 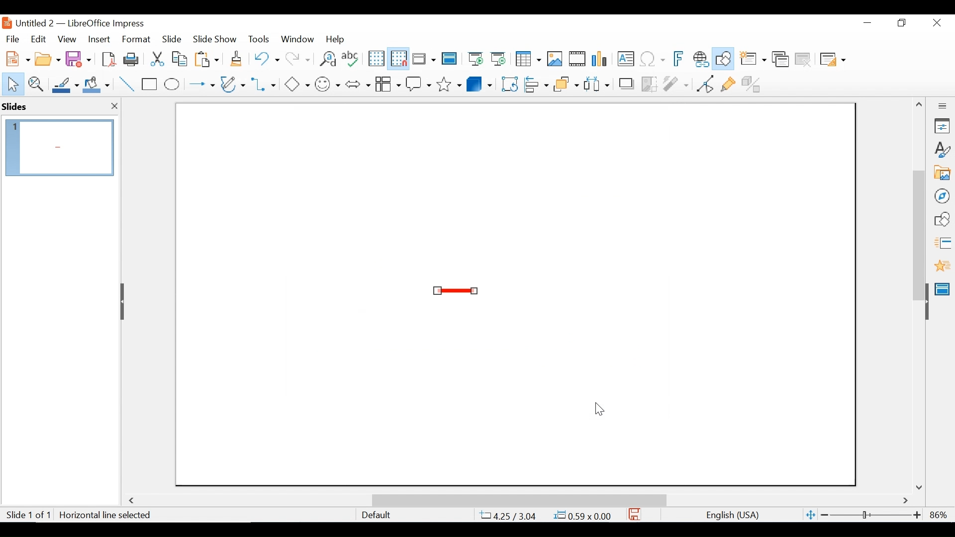 I want to click on Start from First Slide, so click(x=474, y=60).